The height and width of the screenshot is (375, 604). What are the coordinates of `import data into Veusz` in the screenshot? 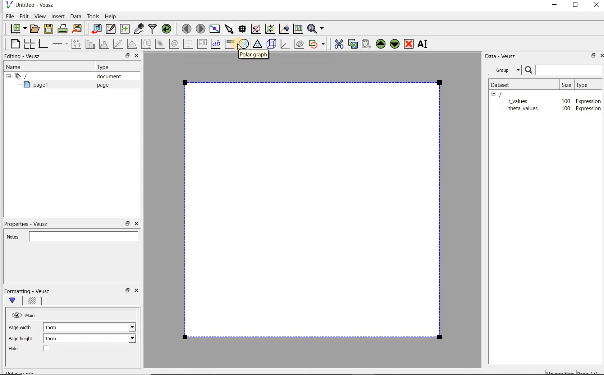 It's located at (96, 29).